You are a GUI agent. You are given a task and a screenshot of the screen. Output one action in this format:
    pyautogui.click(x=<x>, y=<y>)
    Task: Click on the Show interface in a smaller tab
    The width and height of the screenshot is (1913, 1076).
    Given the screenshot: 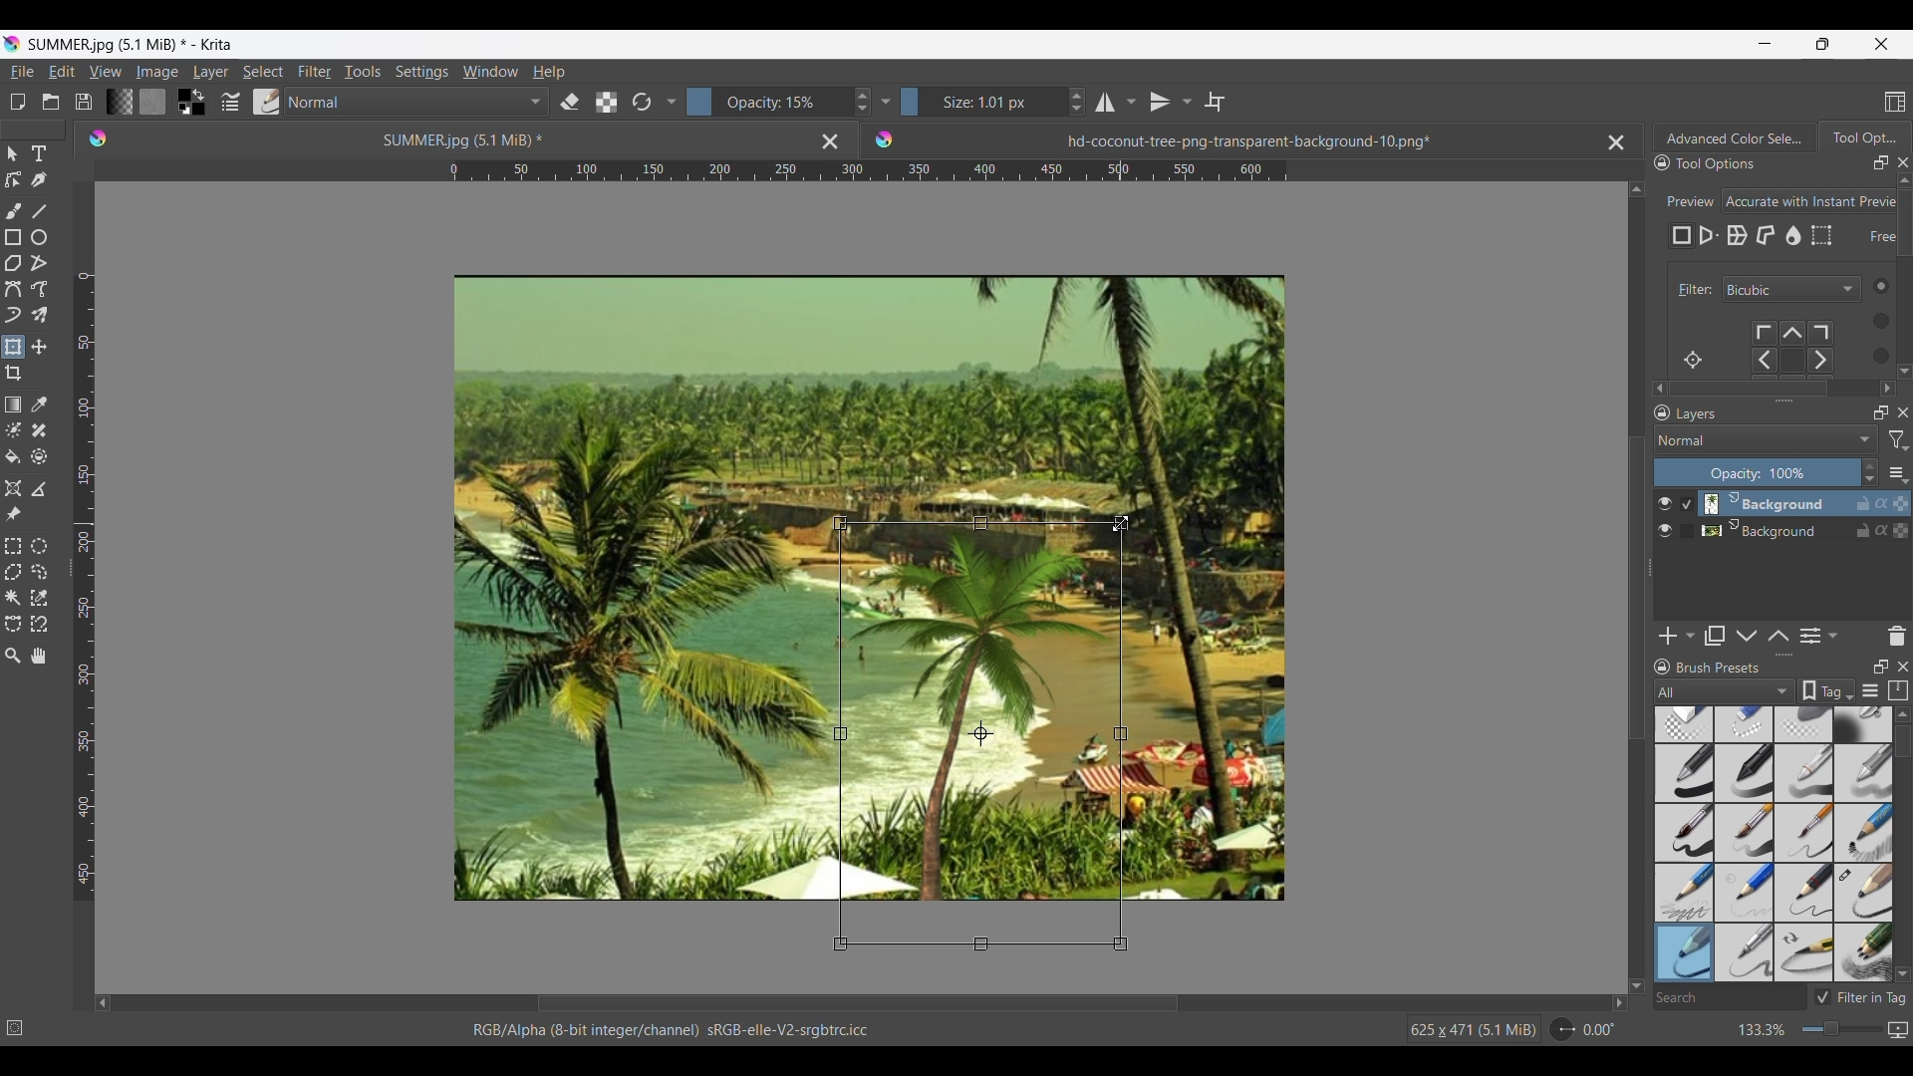 What is the action you would take?
    pyautogui.click(x=1822, y=44)
    